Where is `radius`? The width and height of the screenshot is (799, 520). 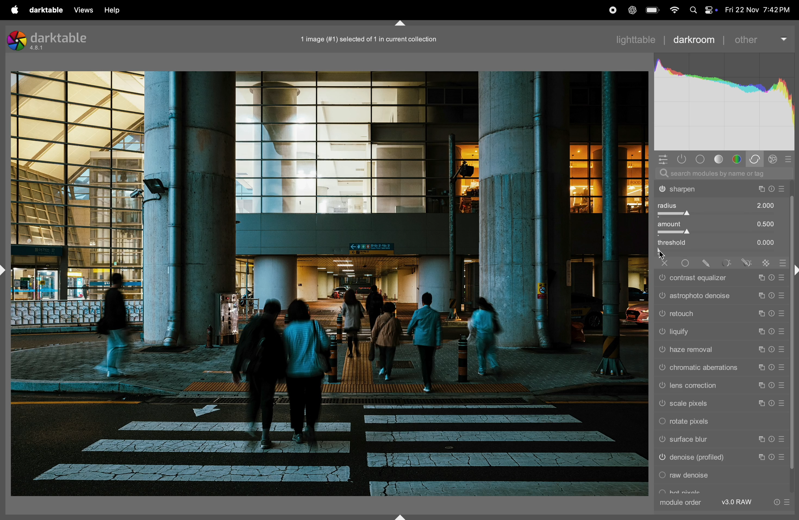
radius is located at coordinates (722, 208).